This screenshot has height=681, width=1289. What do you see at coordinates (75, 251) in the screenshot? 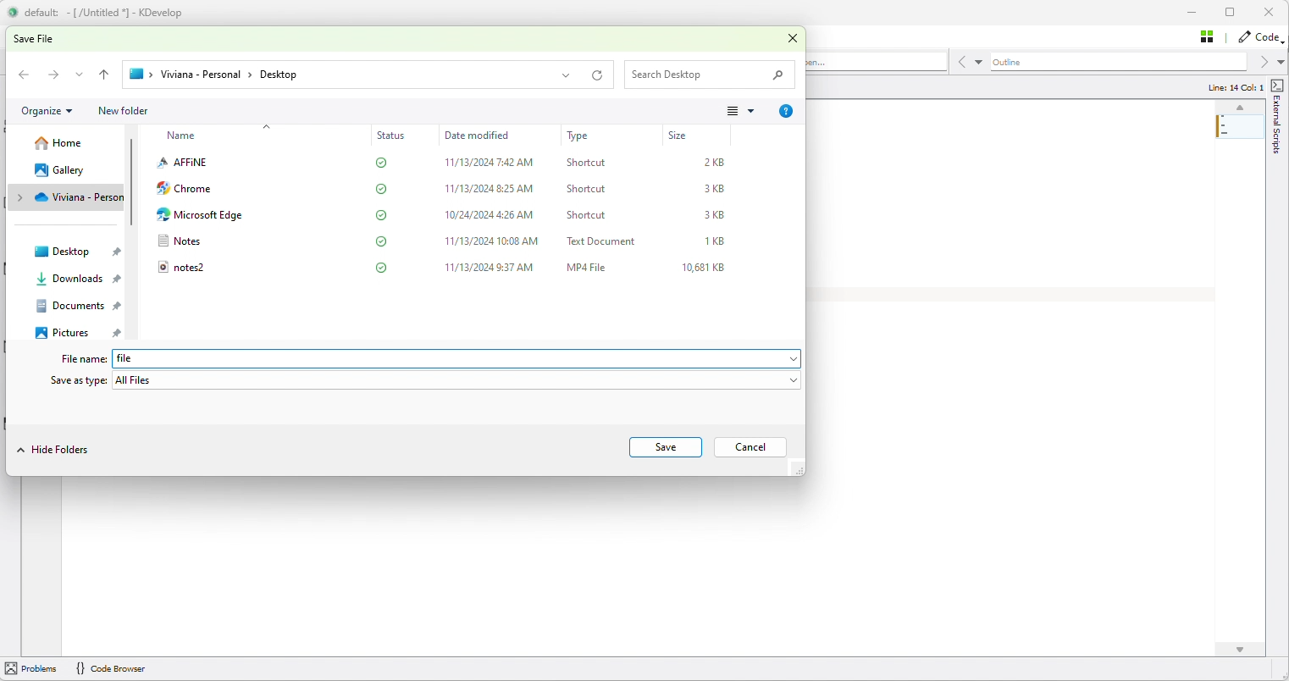
I see `Desktop` at bounding box center [75, 251].